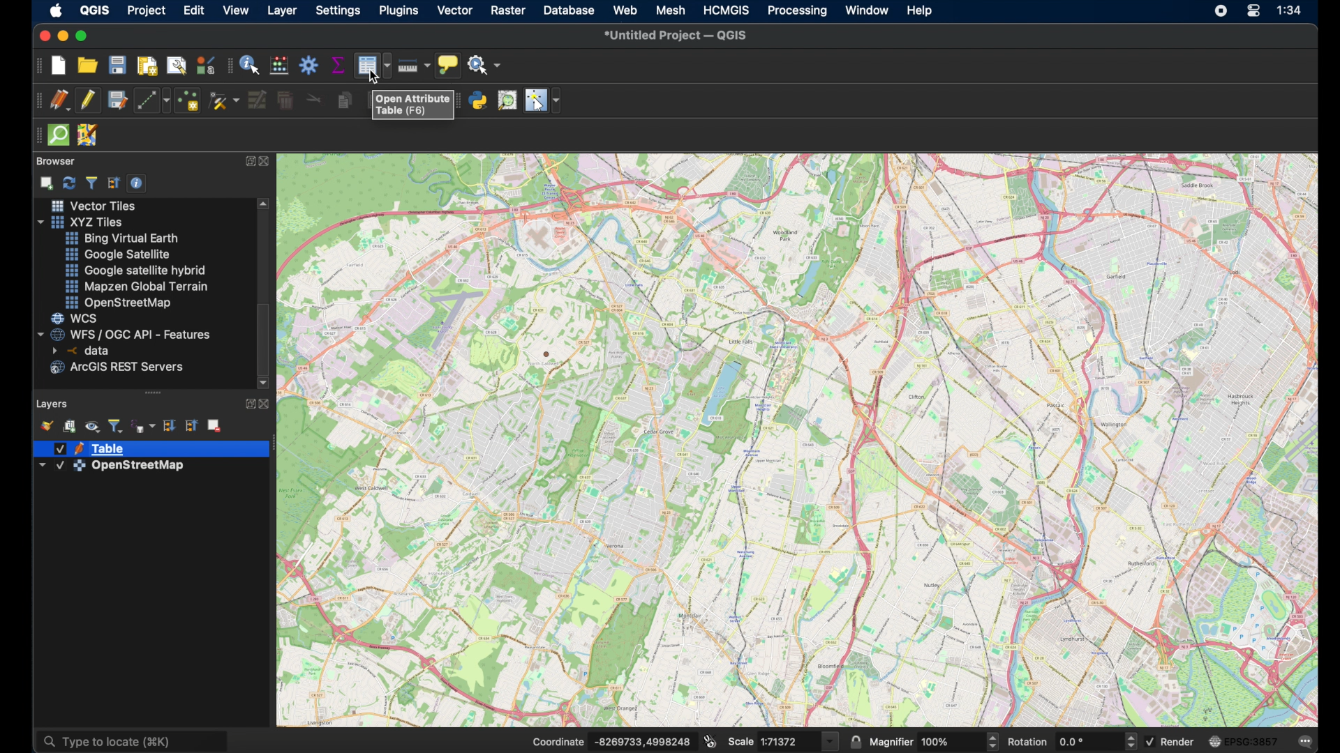 This screenshot has height=753, width=1340. I want to click on QGIS, so click(95, 10).